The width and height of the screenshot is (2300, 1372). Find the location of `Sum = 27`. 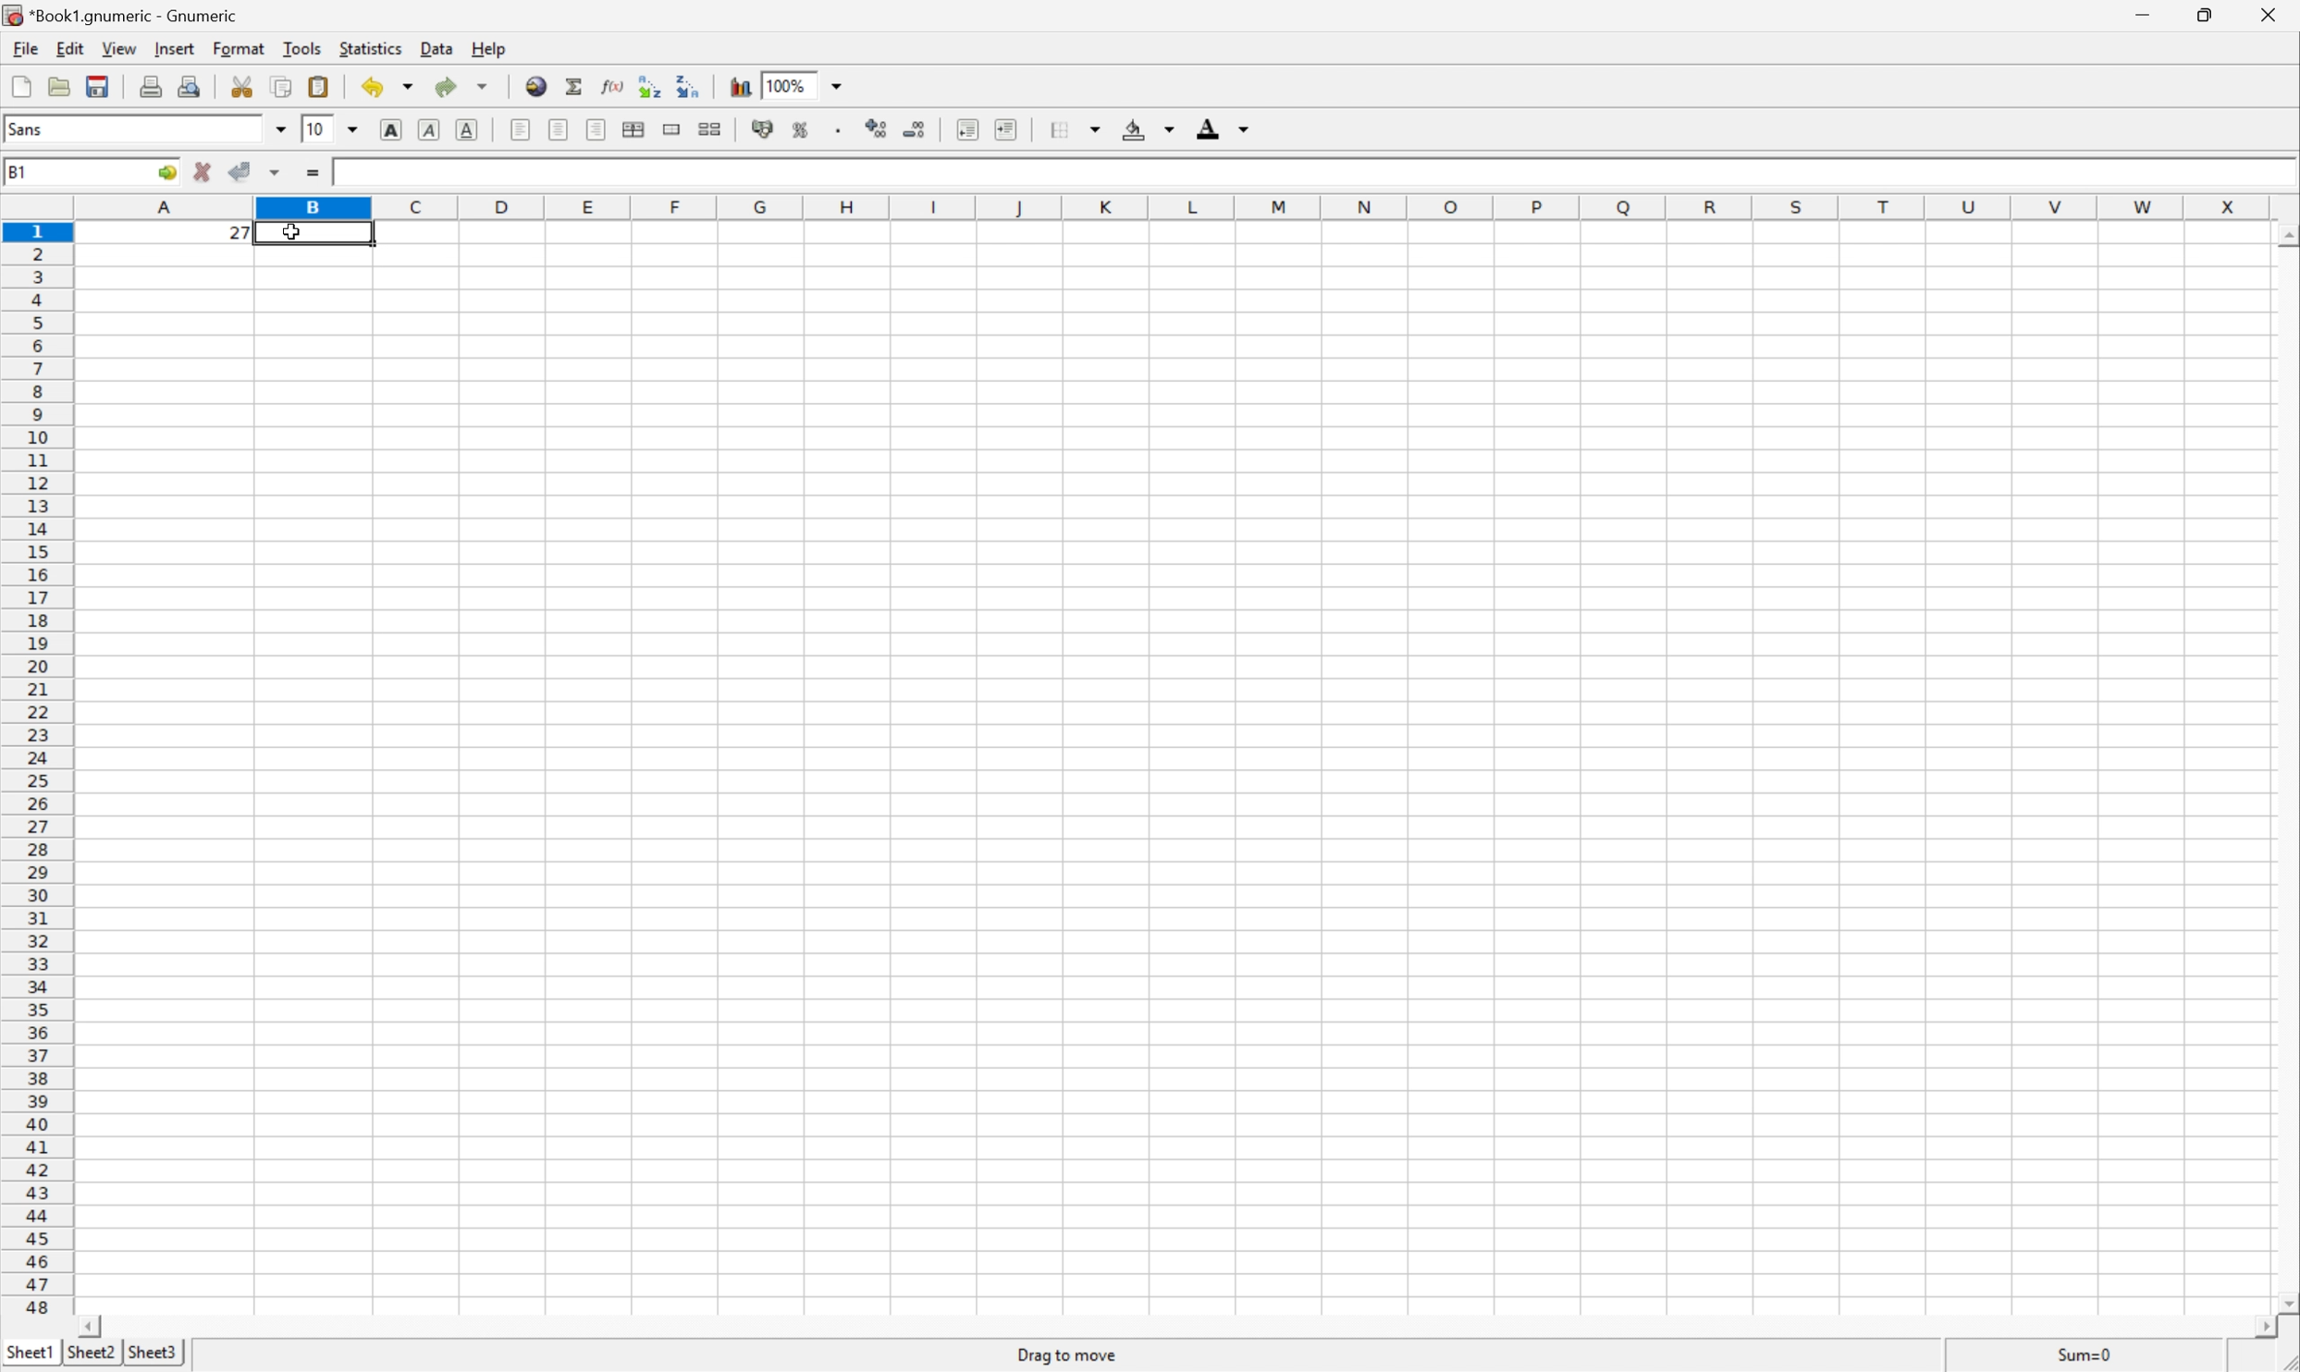

Sum = 27 is located at coordinates (2086, 1354).